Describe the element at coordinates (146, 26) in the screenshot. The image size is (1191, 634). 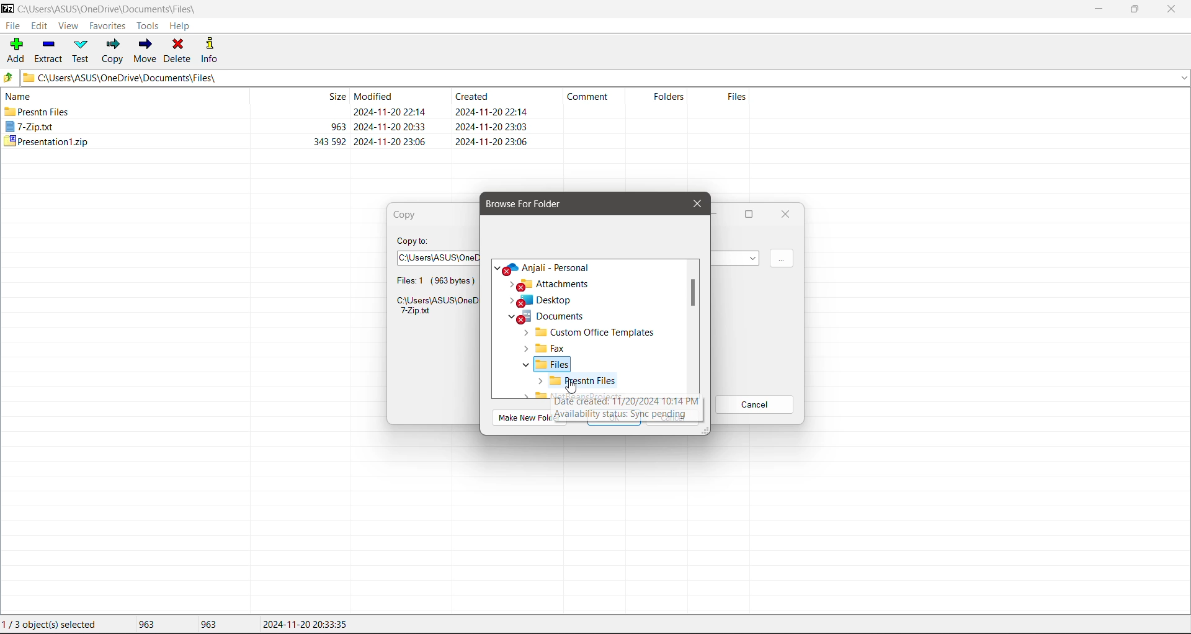
I see `Tools` at that location.